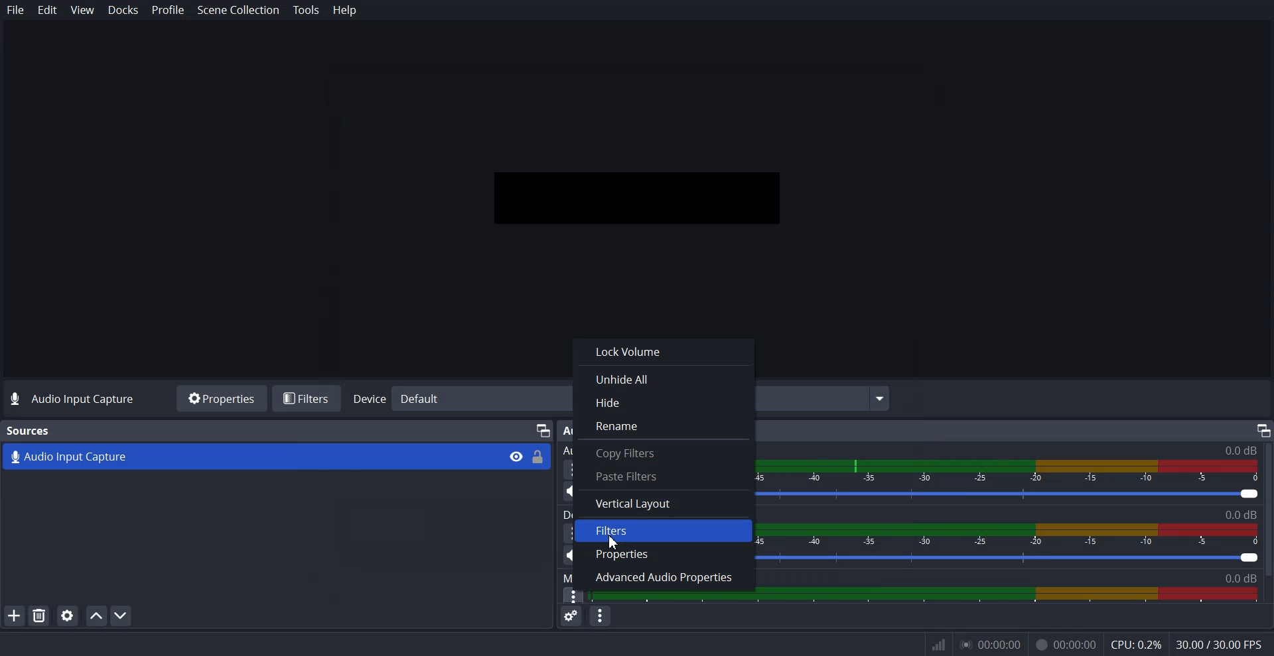 The height and width of the screenshot is (656, 1274). What do you see at coordinates (48, 10) in the screenshot?
I see `Edit` at bounding box center [48, 10].